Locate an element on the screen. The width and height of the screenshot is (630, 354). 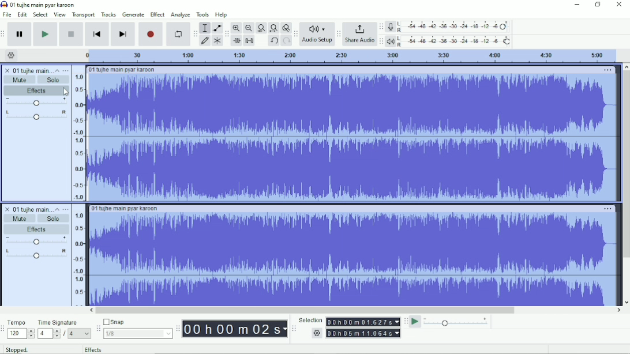
Help is located at coordinates (222, 14).